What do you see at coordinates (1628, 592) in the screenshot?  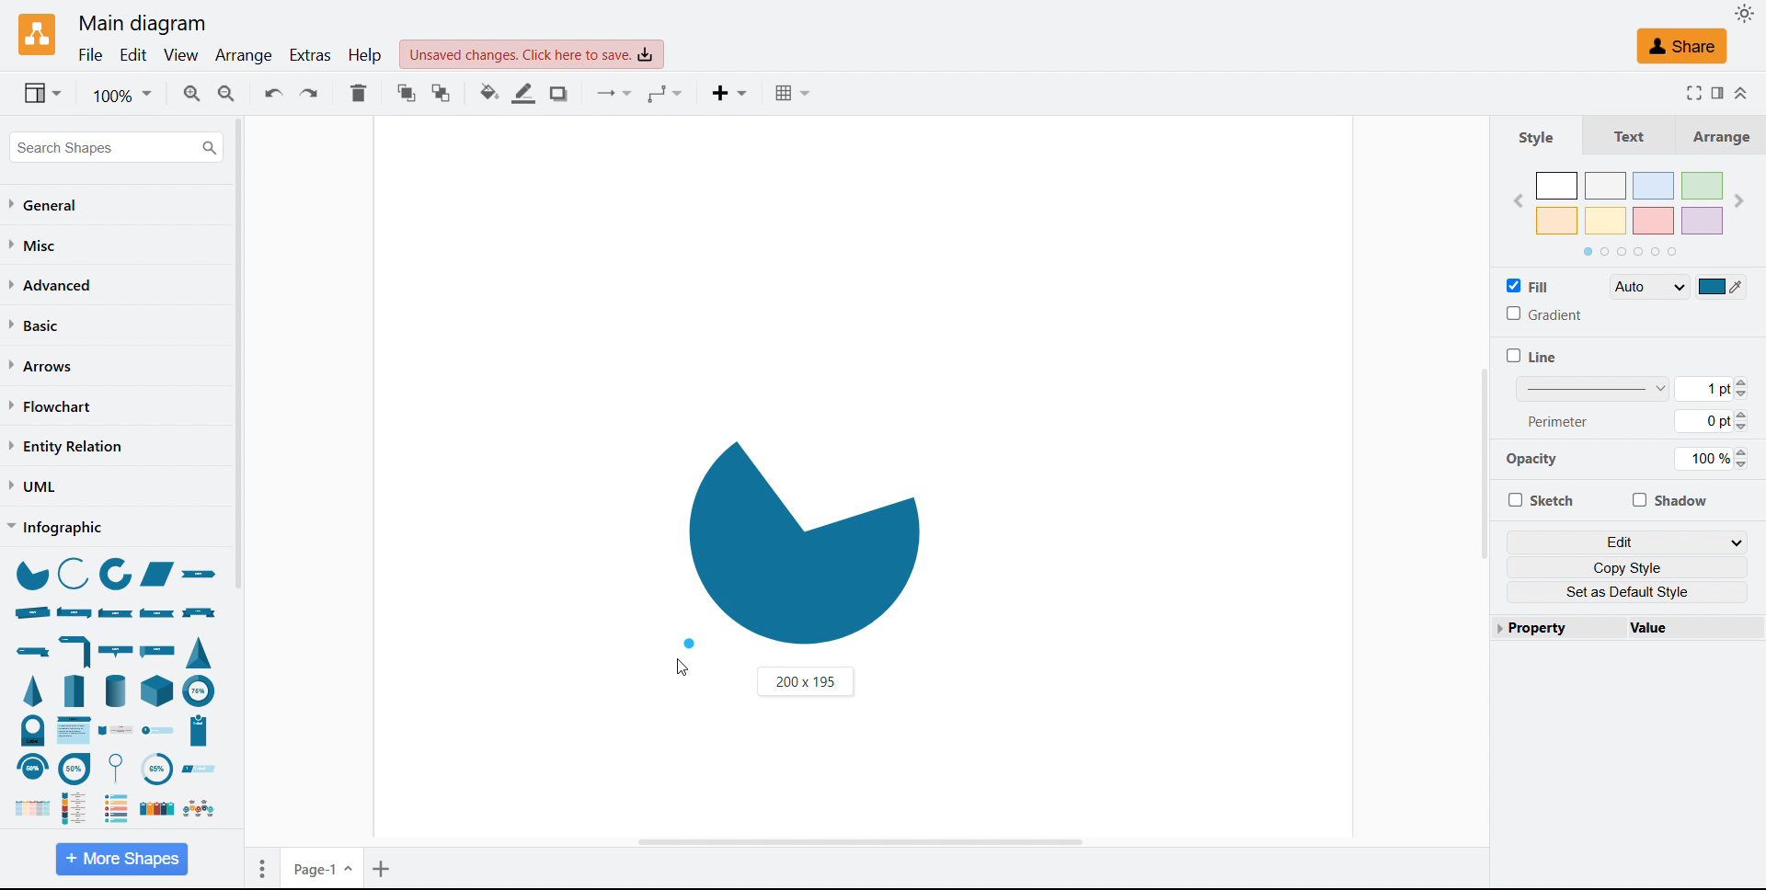 I see `Set as default style ` at bounding box center [1628, 592].